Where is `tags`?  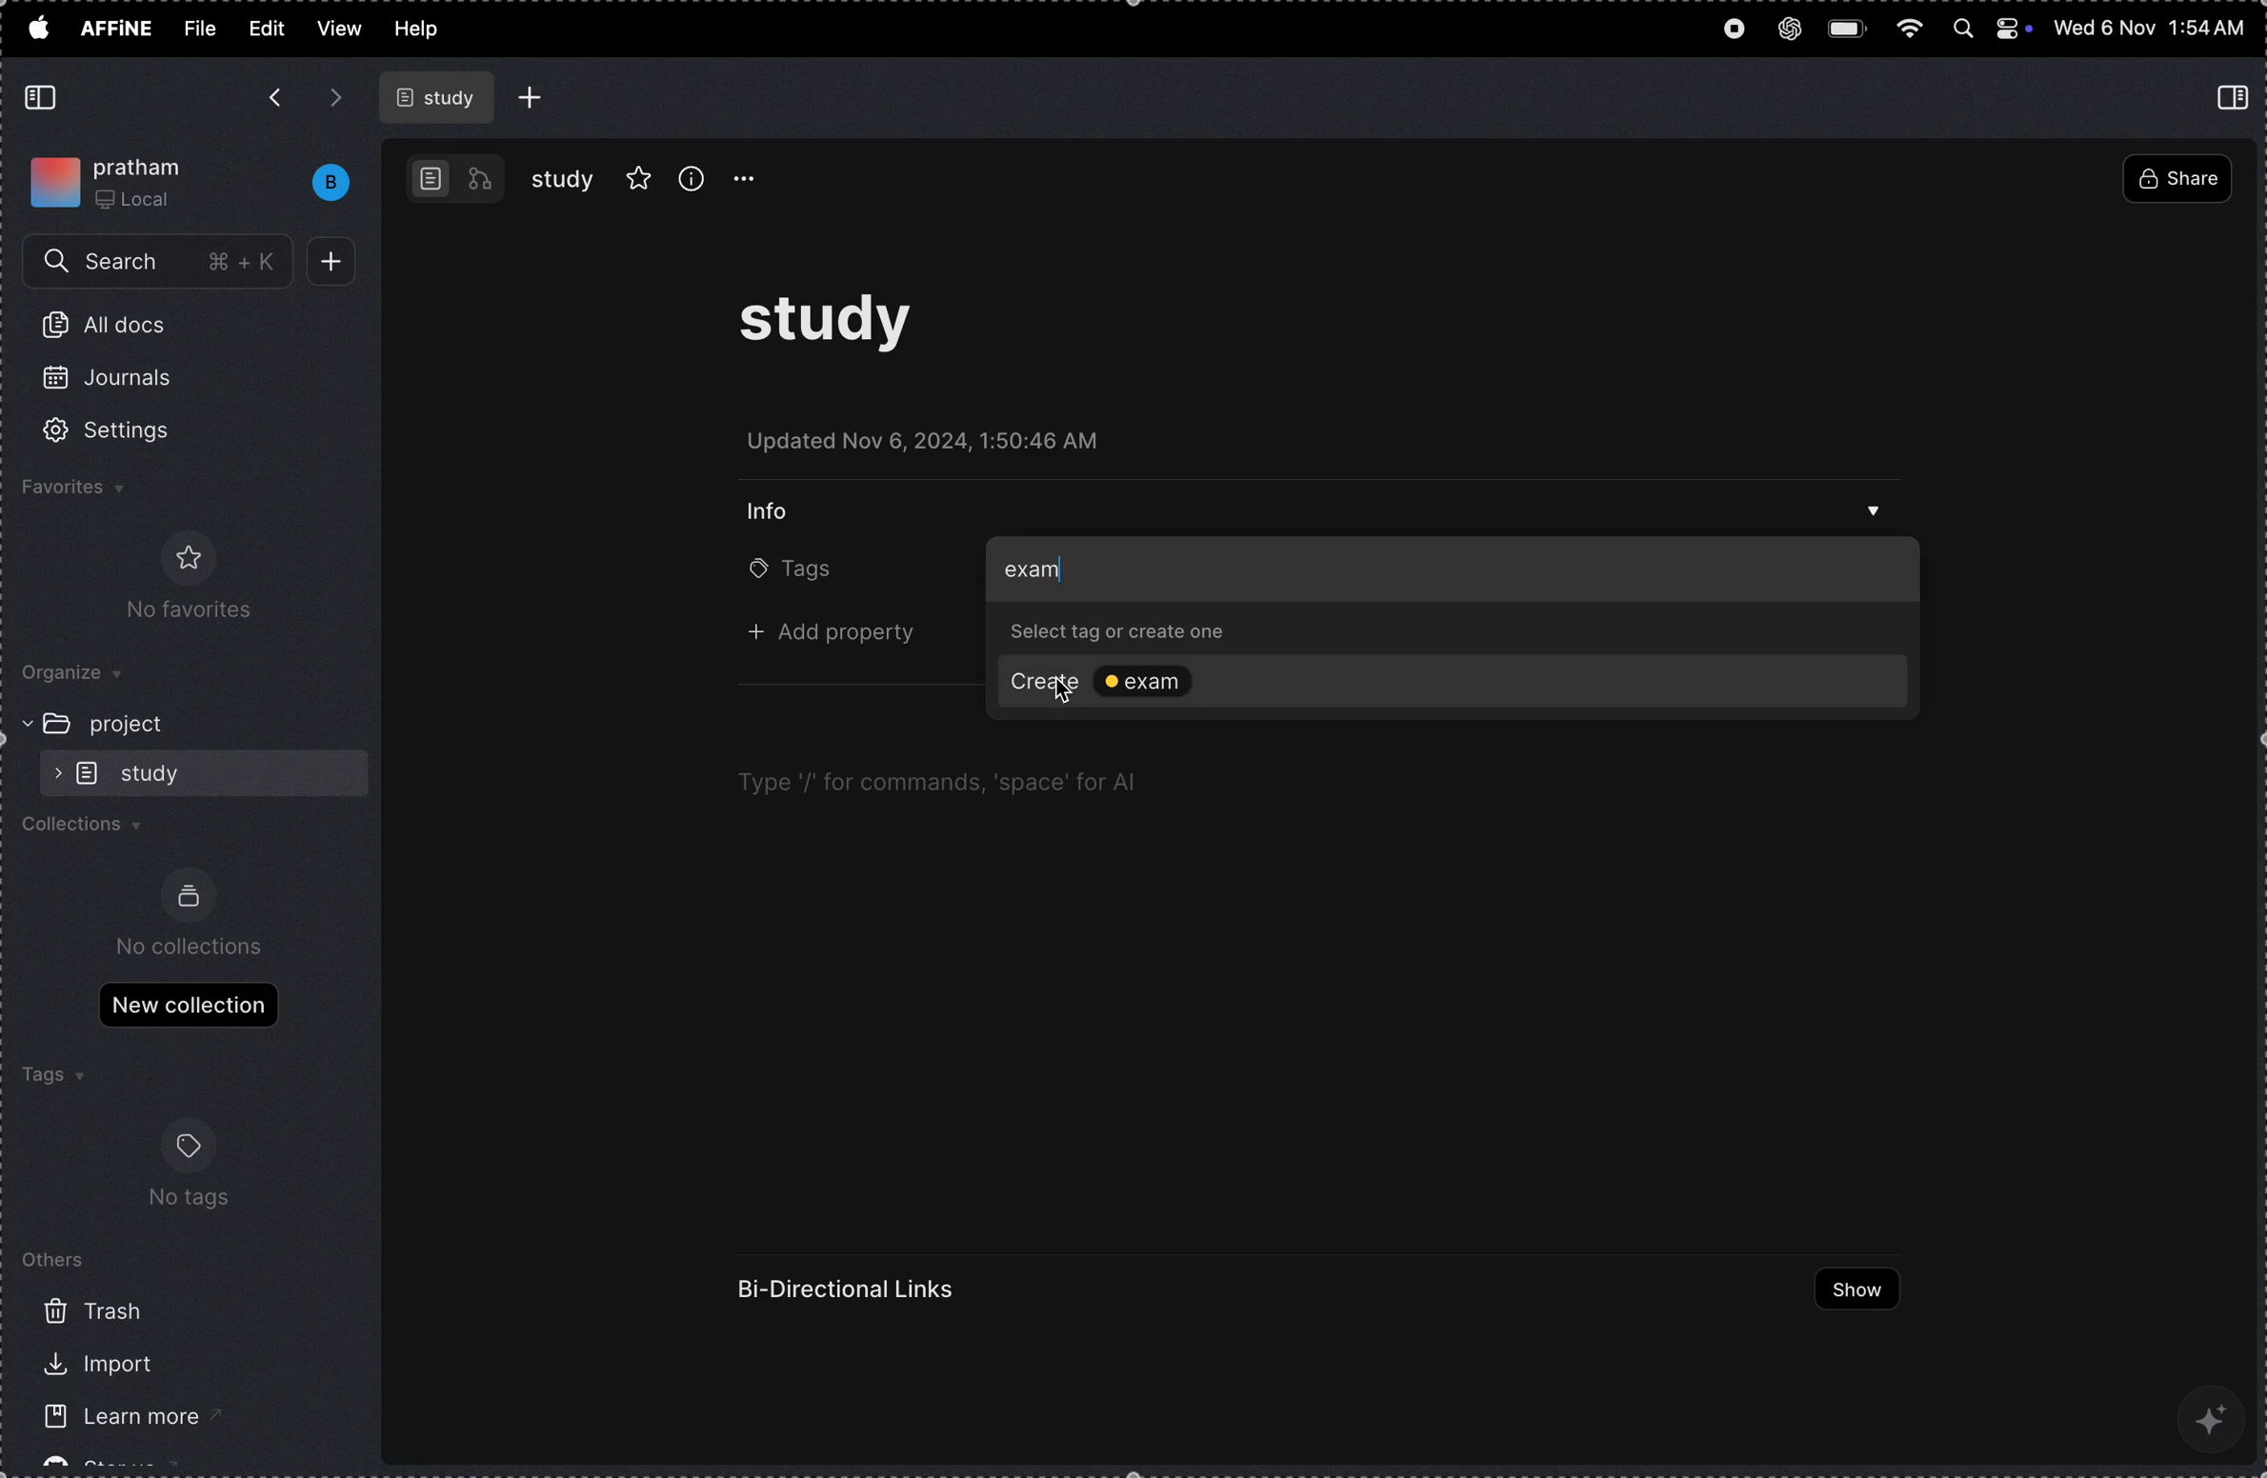 tags is located at coordinates (50, 1077).